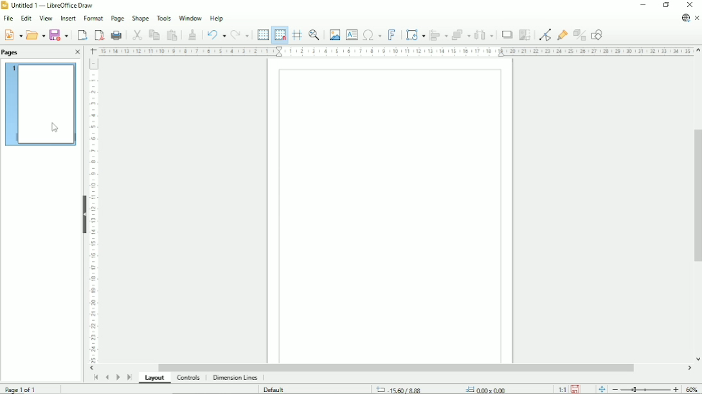 The width and height of the screenshot is (702, 394). Describe the element at coordinates (484, 35) in the screenshot. I see `Distribute` at that location.